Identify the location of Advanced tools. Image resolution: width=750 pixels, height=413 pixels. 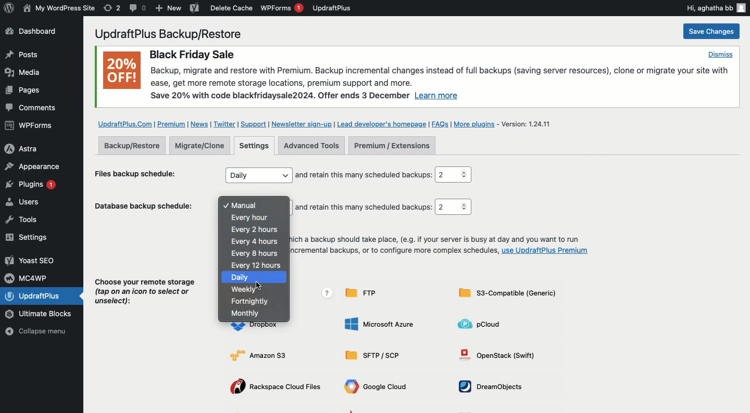
(311, 146).